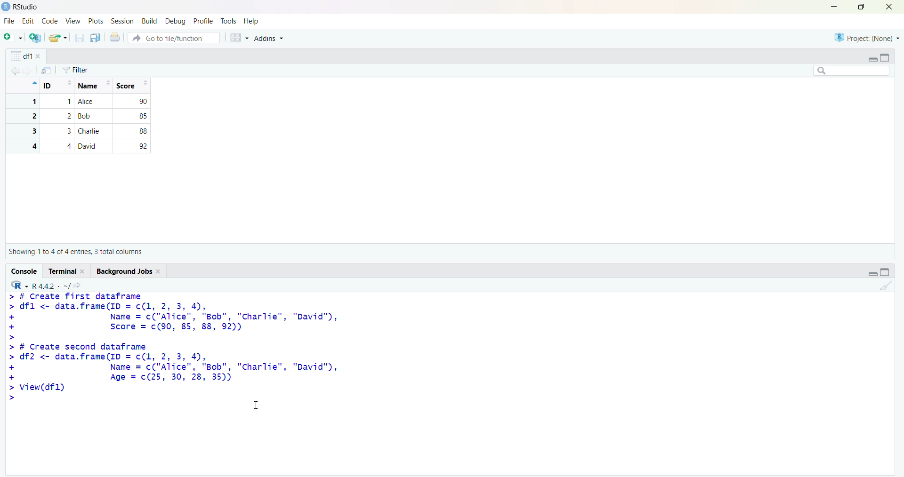  What do you see at coordinates (251, 21) in the screenshot?
I see `Help` at bounding box center [251, 21].